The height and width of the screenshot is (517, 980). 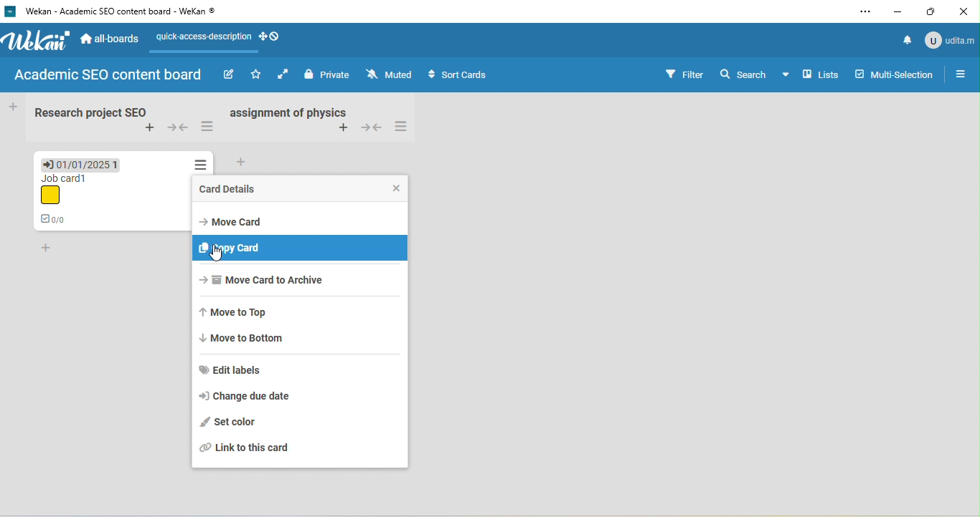 I want to click on 0/0, so click(x=58, y=220).